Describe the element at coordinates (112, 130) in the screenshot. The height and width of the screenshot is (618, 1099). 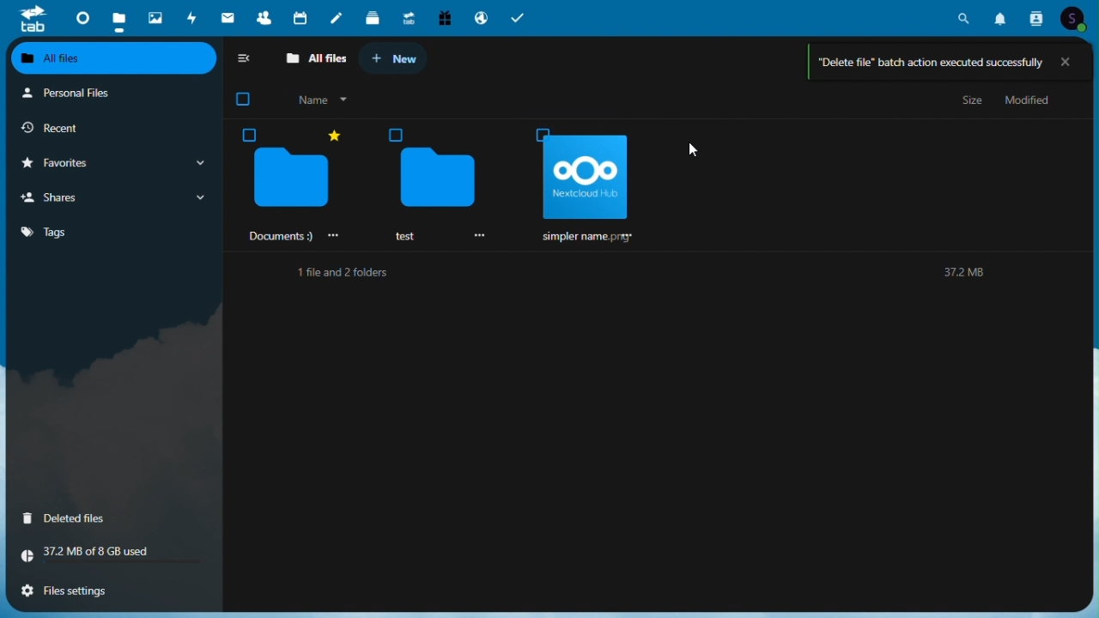
I see `Recent` at that location.